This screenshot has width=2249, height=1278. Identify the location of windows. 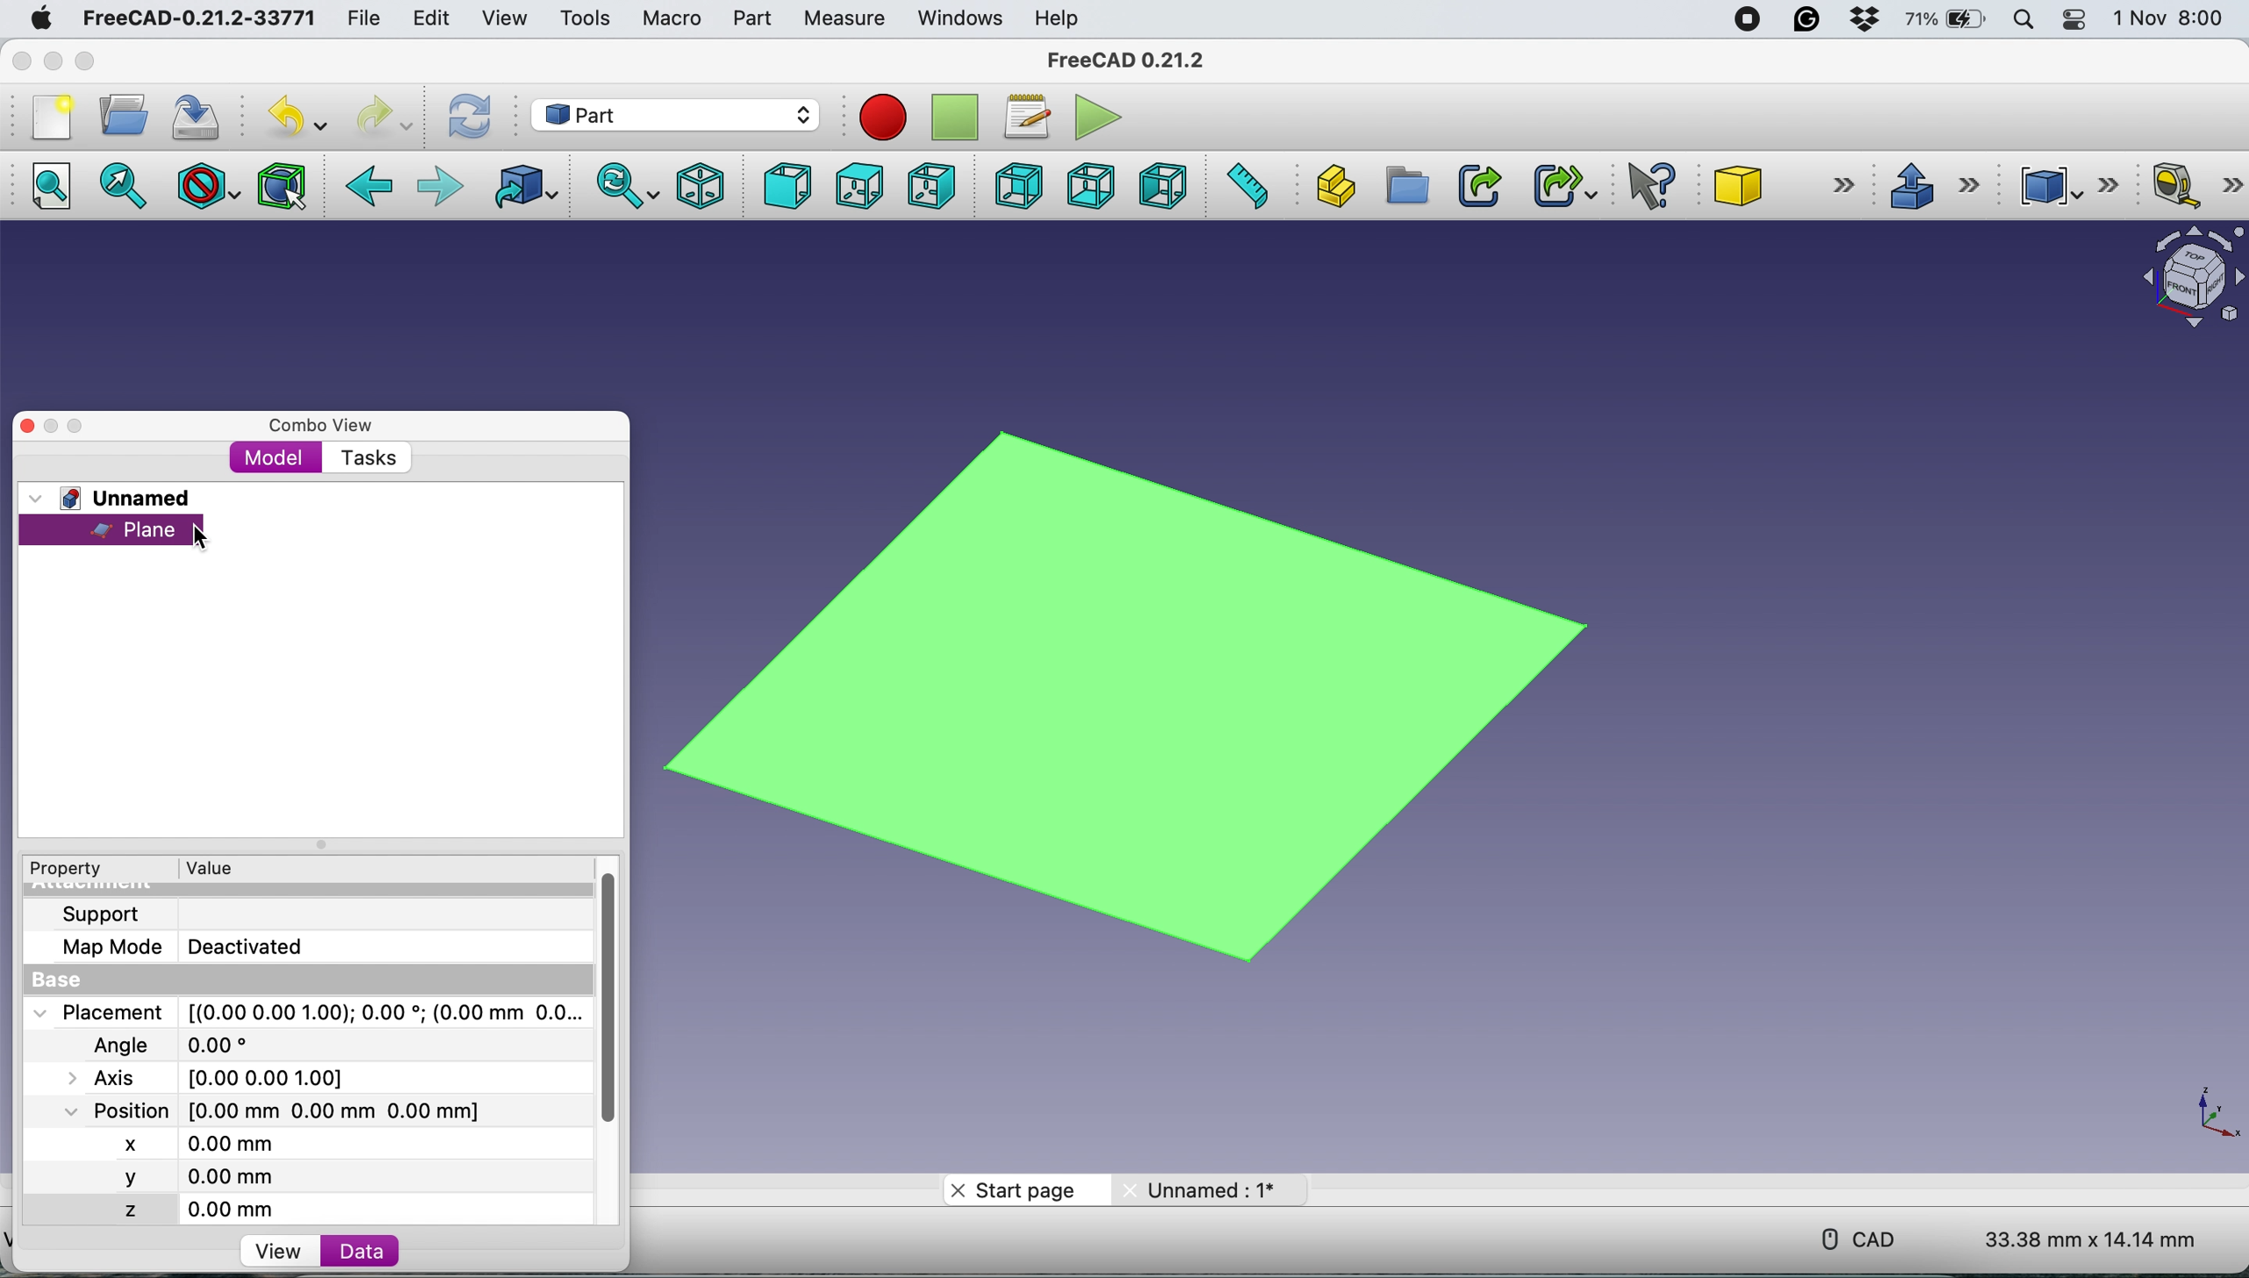
(963, 18).